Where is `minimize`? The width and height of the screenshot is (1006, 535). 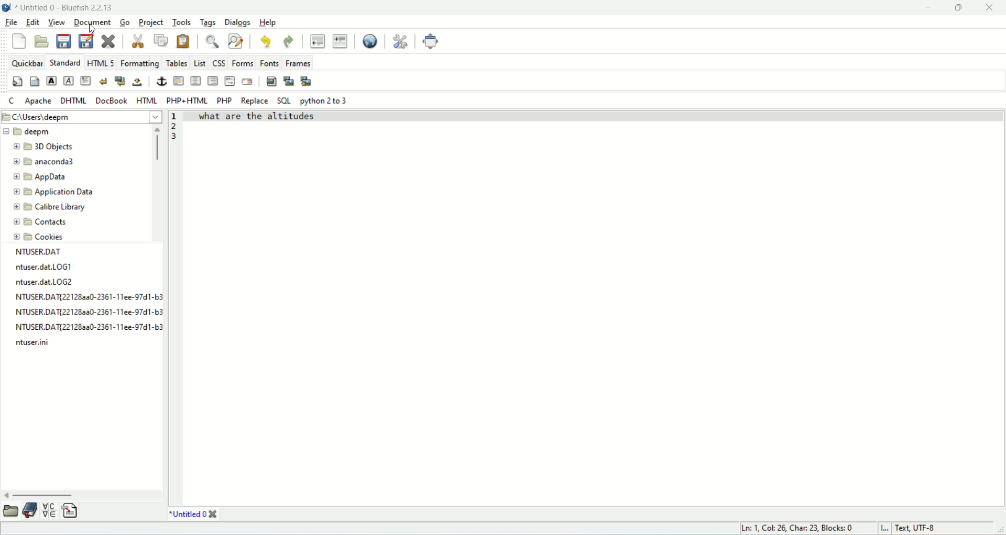
minimize is located at coordinates (928, 9).